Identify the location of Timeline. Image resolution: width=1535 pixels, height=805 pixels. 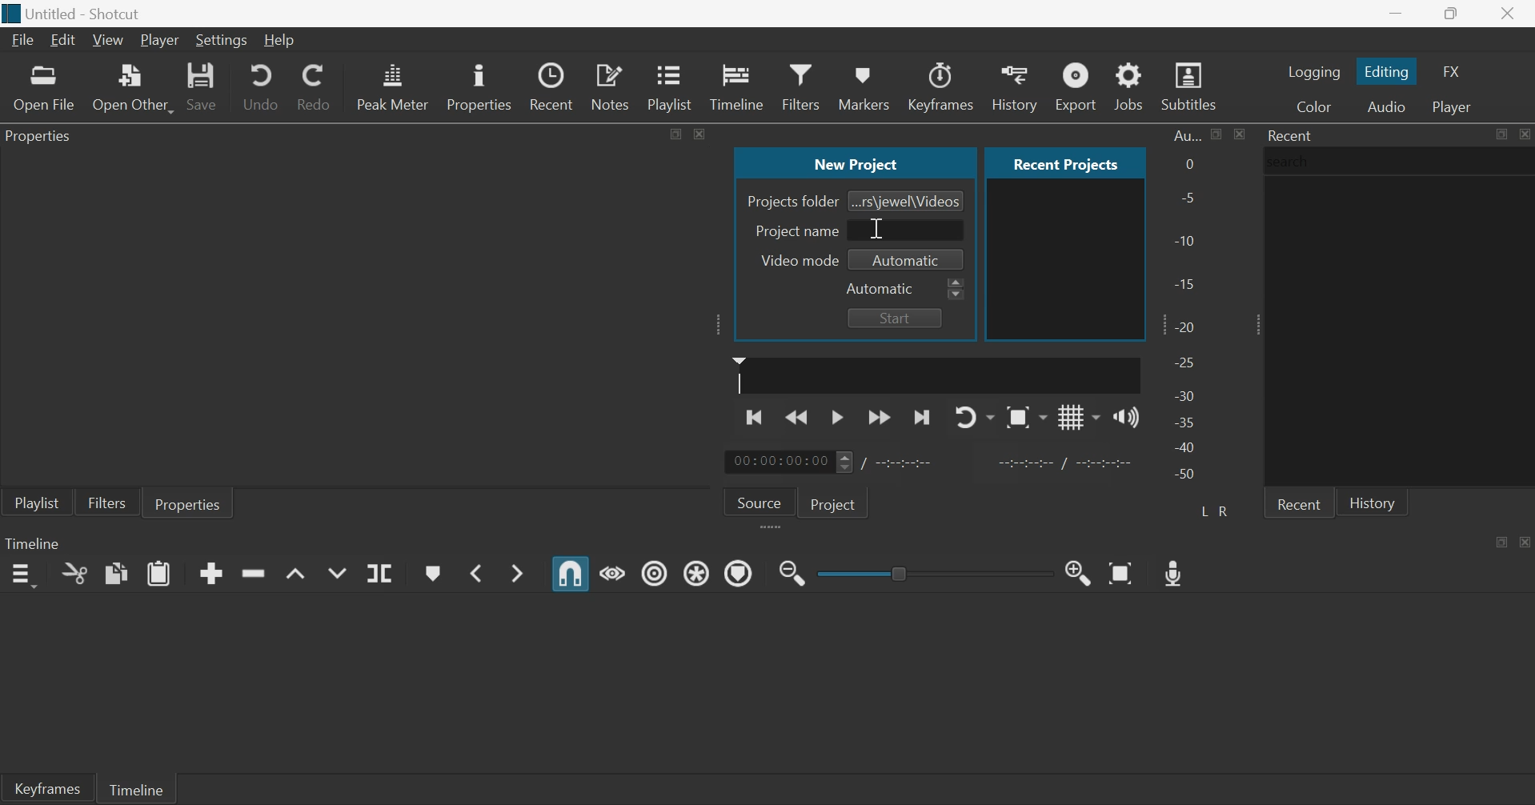
(32, 543).